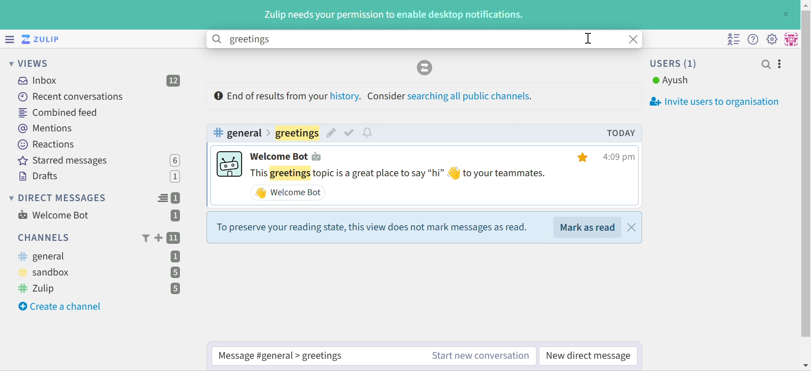  What do you see at coordinates (175, 160) in the screenshot?
I see `6` at bounding box center [175, 160].